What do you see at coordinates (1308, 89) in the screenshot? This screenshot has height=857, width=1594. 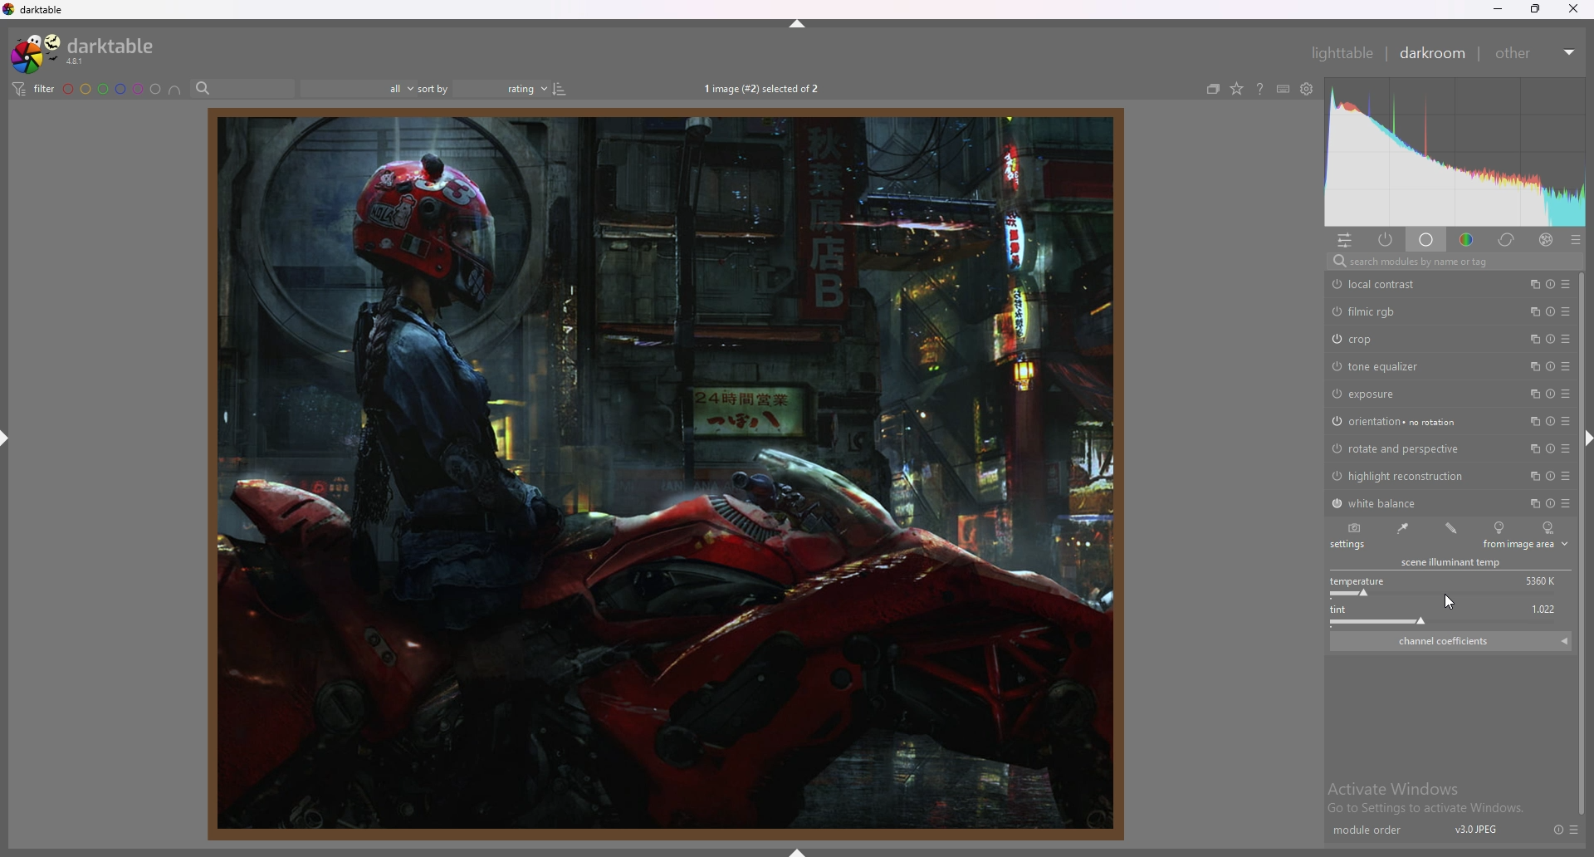 I see `show global preferences` at bounding box center [1308, 89].